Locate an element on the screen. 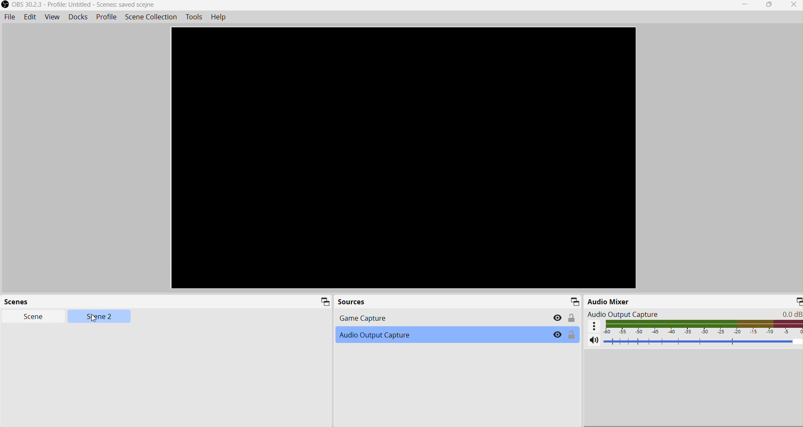  Close is located at coordinates (793, 5).